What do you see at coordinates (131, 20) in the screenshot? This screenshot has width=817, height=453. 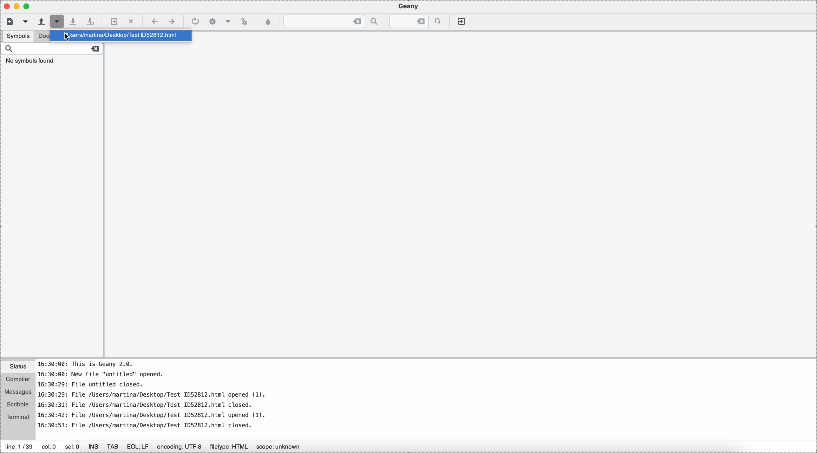 I see `close the current file` at bounding box center [131, 20].